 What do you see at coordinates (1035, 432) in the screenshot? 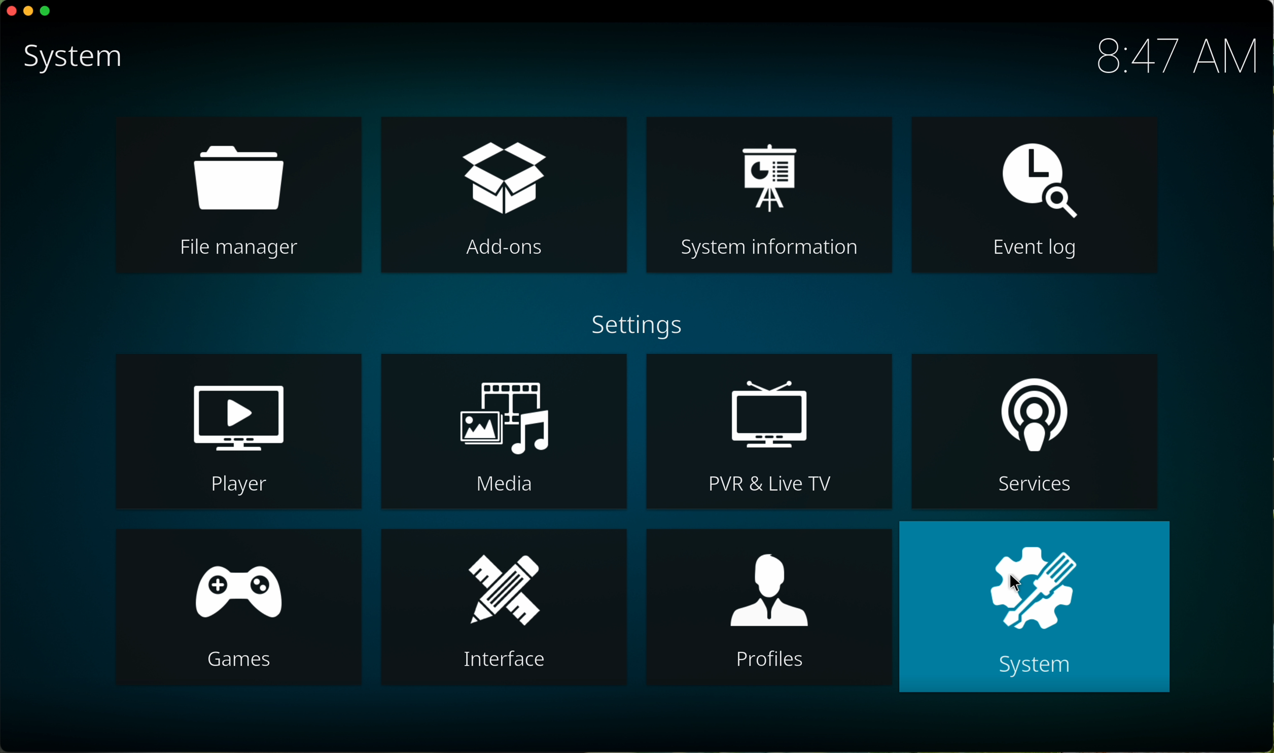
I see `services` at bounding box center [1035, 432].